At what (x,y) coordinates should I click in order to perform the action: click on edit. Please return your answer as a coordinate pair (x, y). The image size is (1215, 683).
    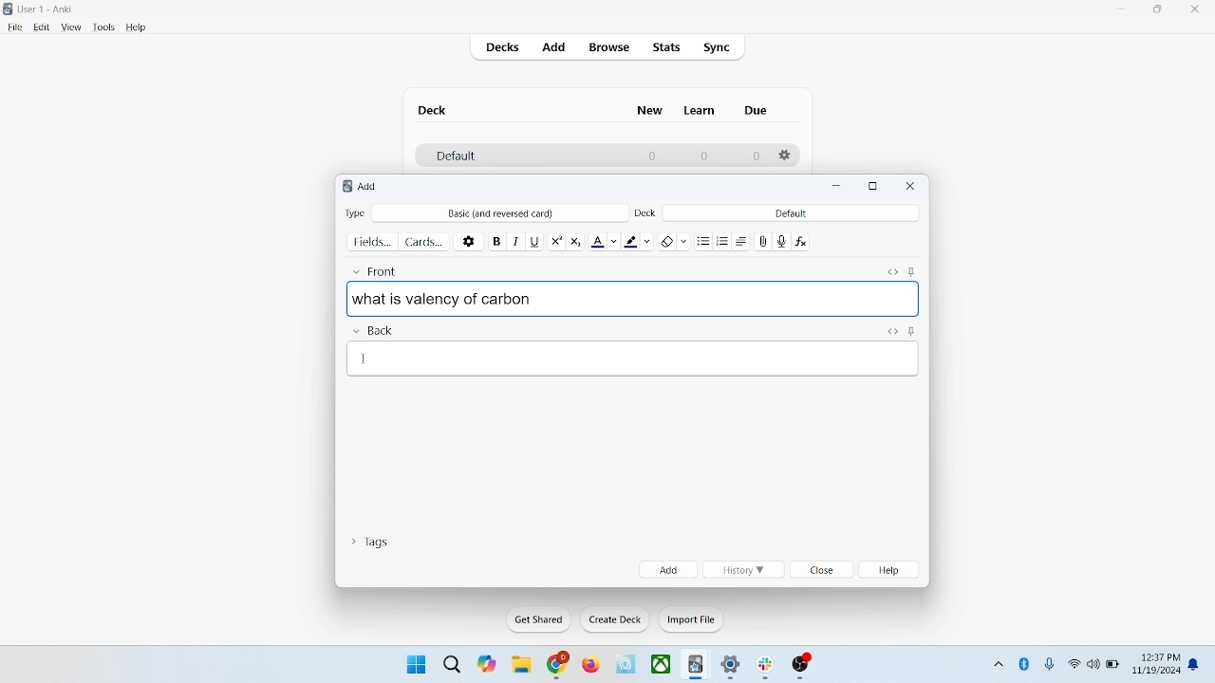
    Looking at the image, I should click on (43, 27).